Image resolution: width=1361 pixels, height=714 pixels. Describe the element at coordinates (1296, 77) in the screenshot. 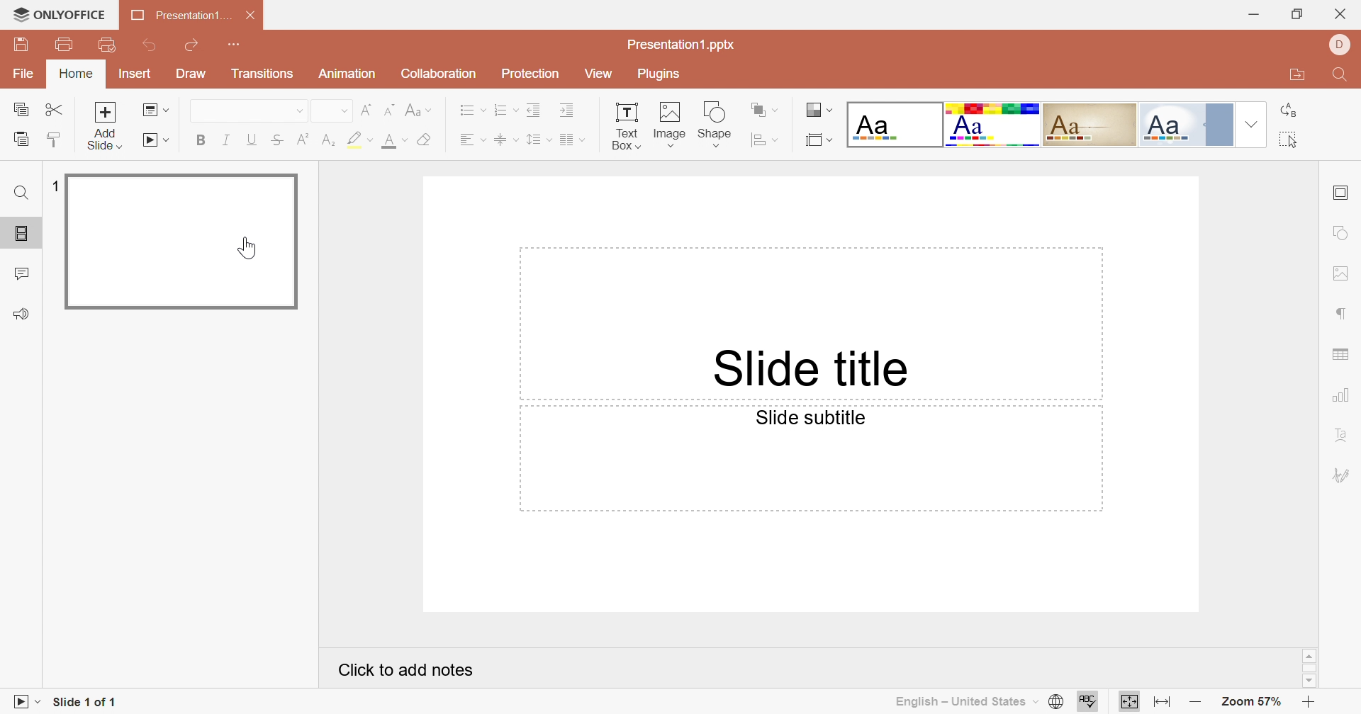

I see `Open file location` at that location.